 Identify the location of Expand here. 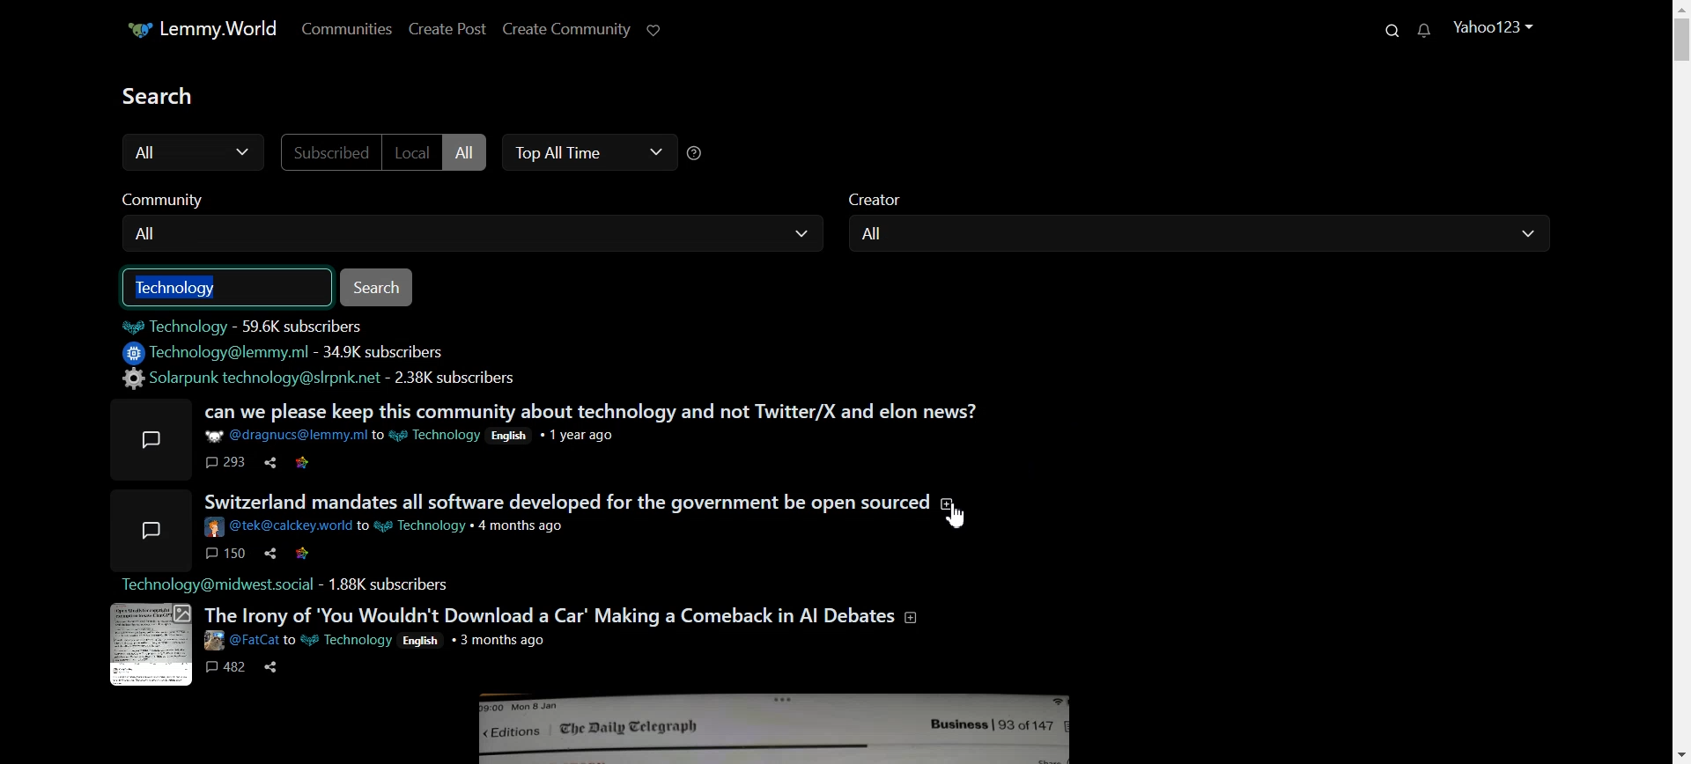
(147, 529).